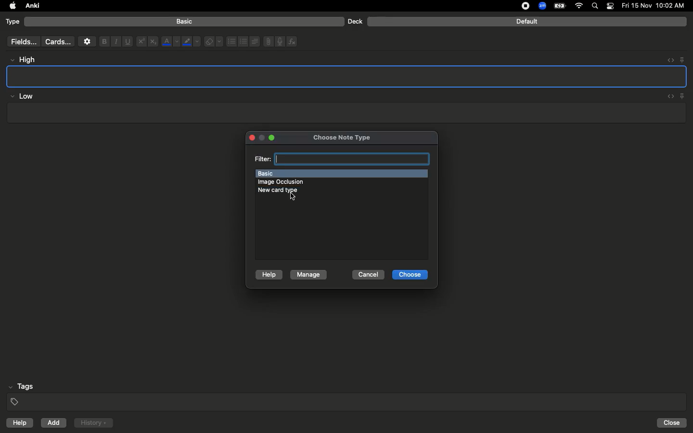  I want to click on Subscript, so click(153, 42).